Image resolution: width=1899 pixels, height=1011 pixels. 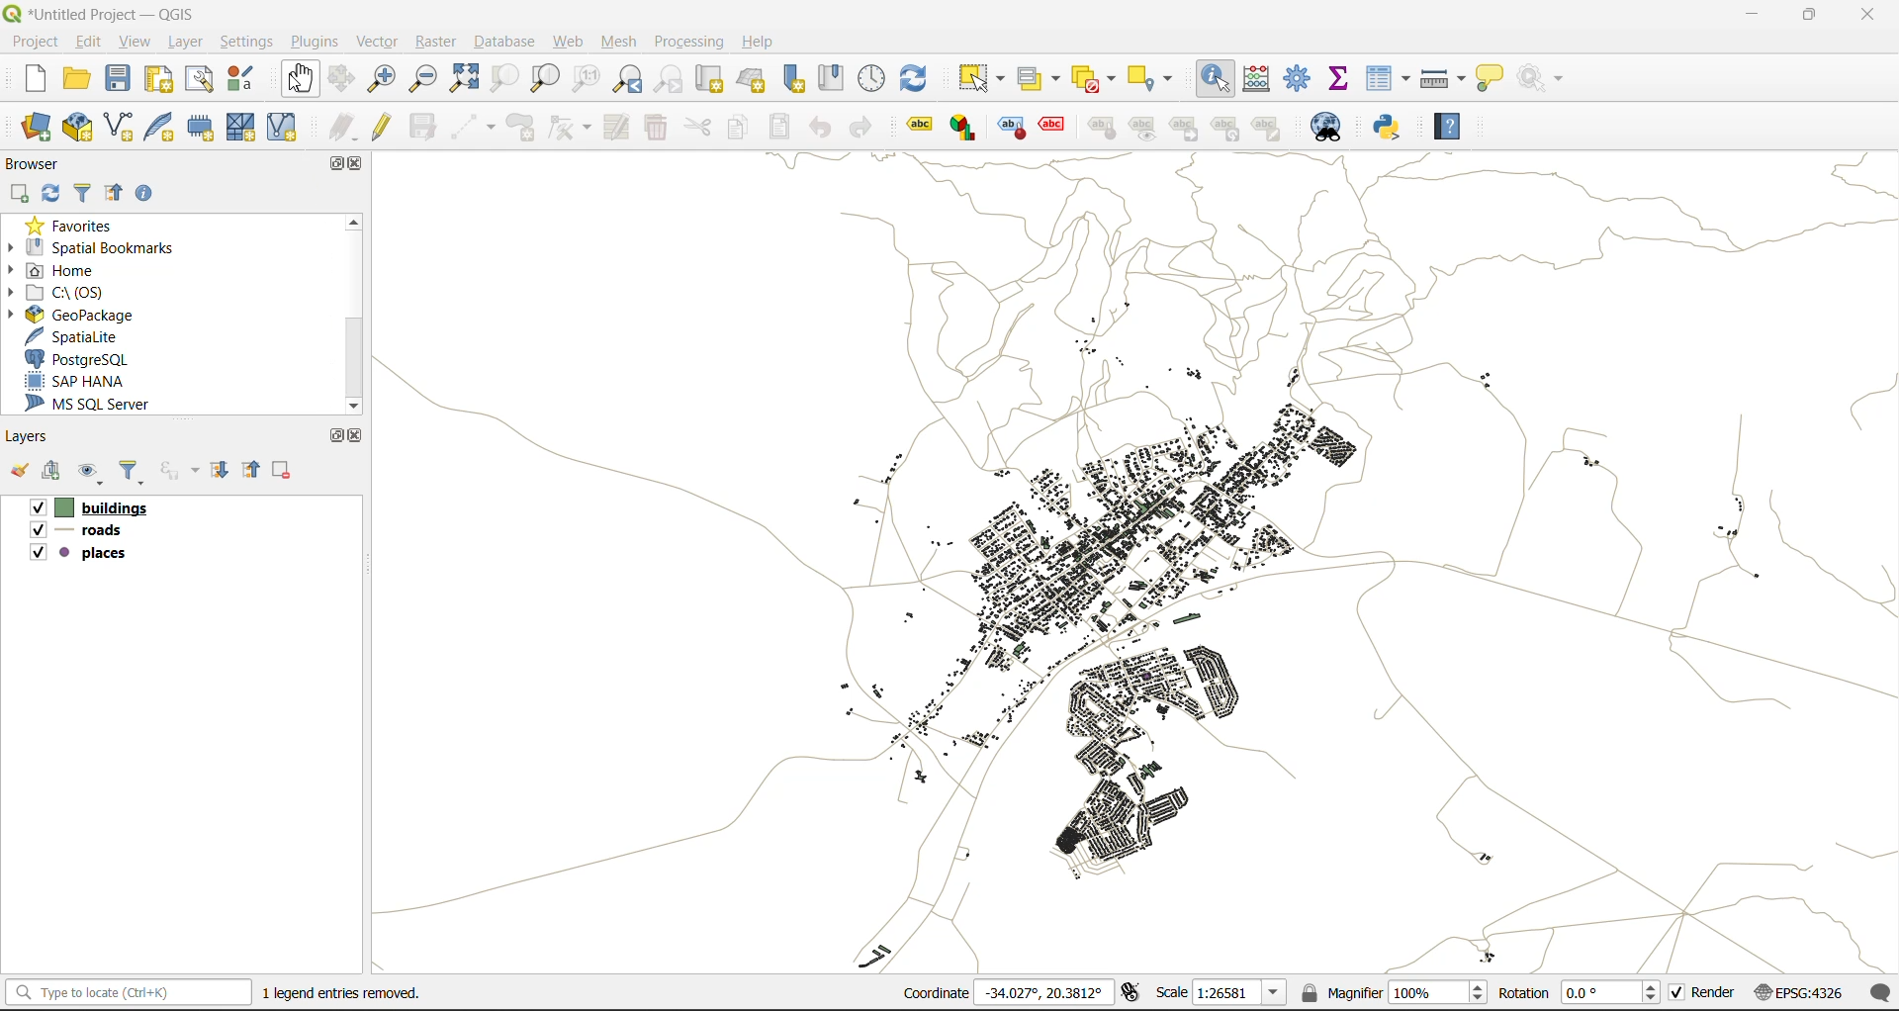 I want to click on pan to selection, so click(x=348, y=78).